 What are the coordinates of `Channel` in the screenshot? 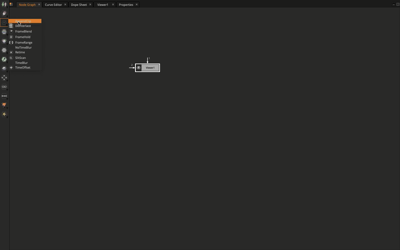 It's located at (3, 32).